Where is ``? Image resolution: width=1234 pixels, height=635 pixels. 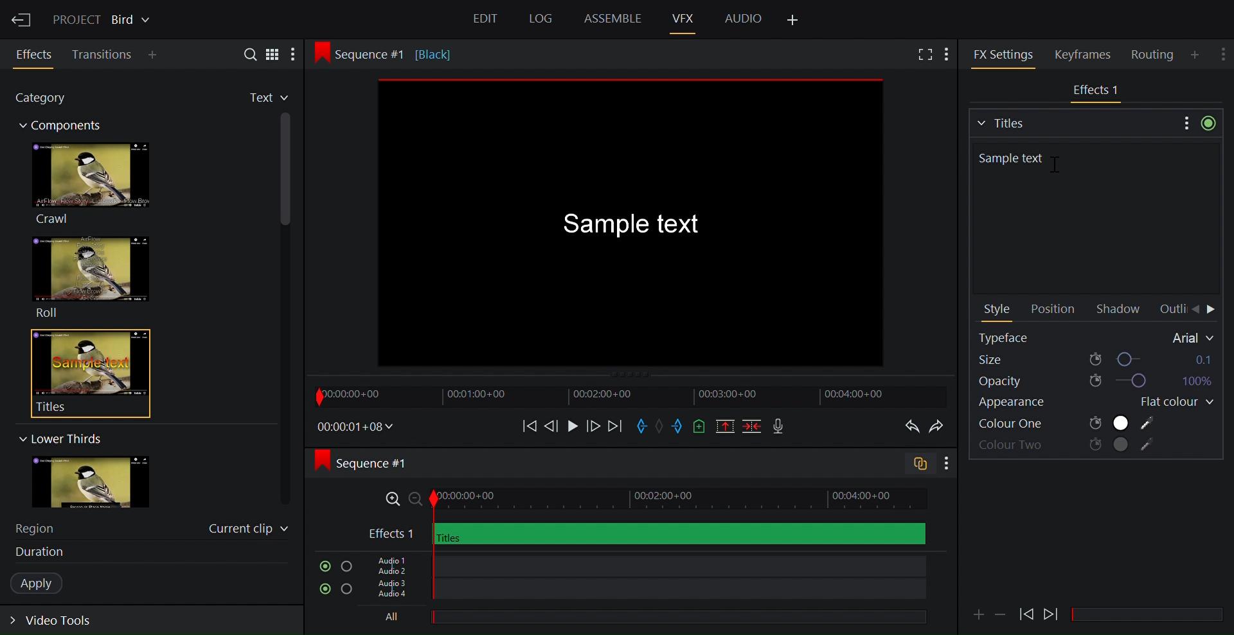  is located at coordinates (44, 551).